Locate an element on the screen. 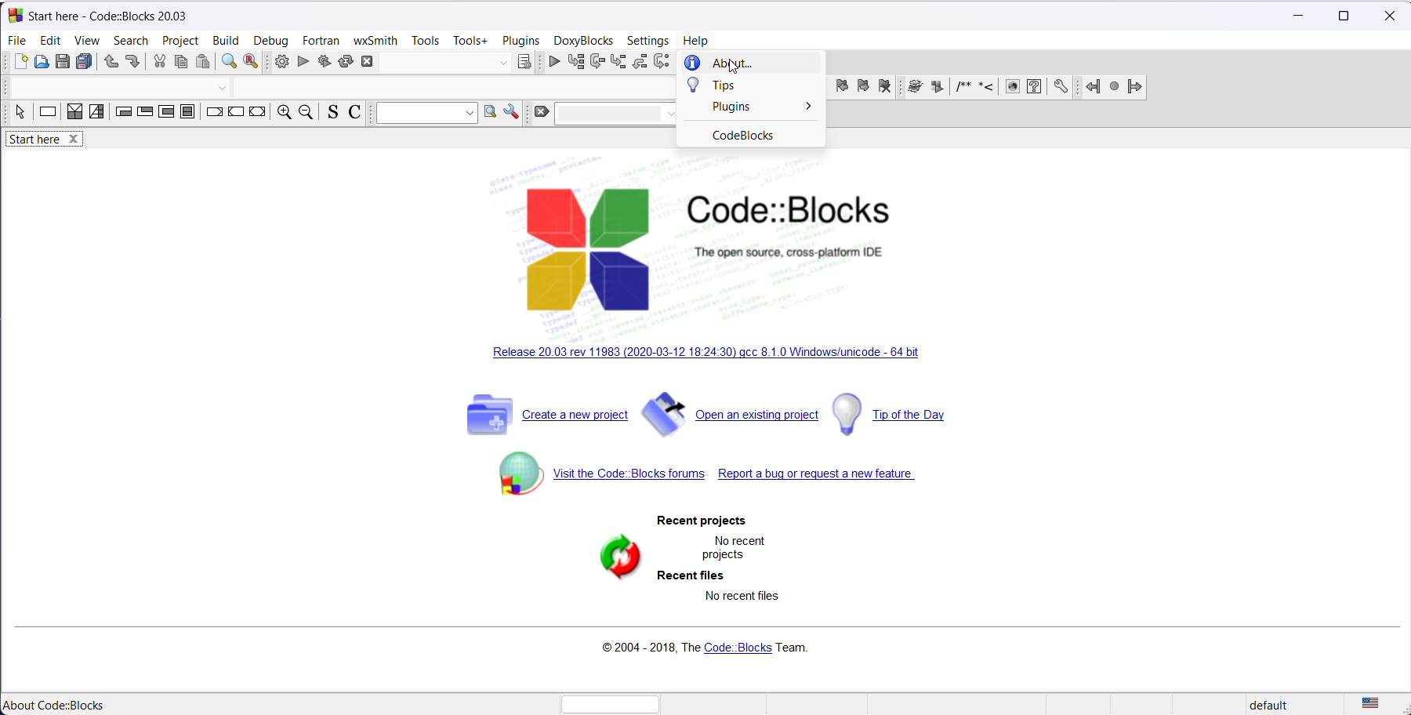  text language is located at coordinates (1375, 704).